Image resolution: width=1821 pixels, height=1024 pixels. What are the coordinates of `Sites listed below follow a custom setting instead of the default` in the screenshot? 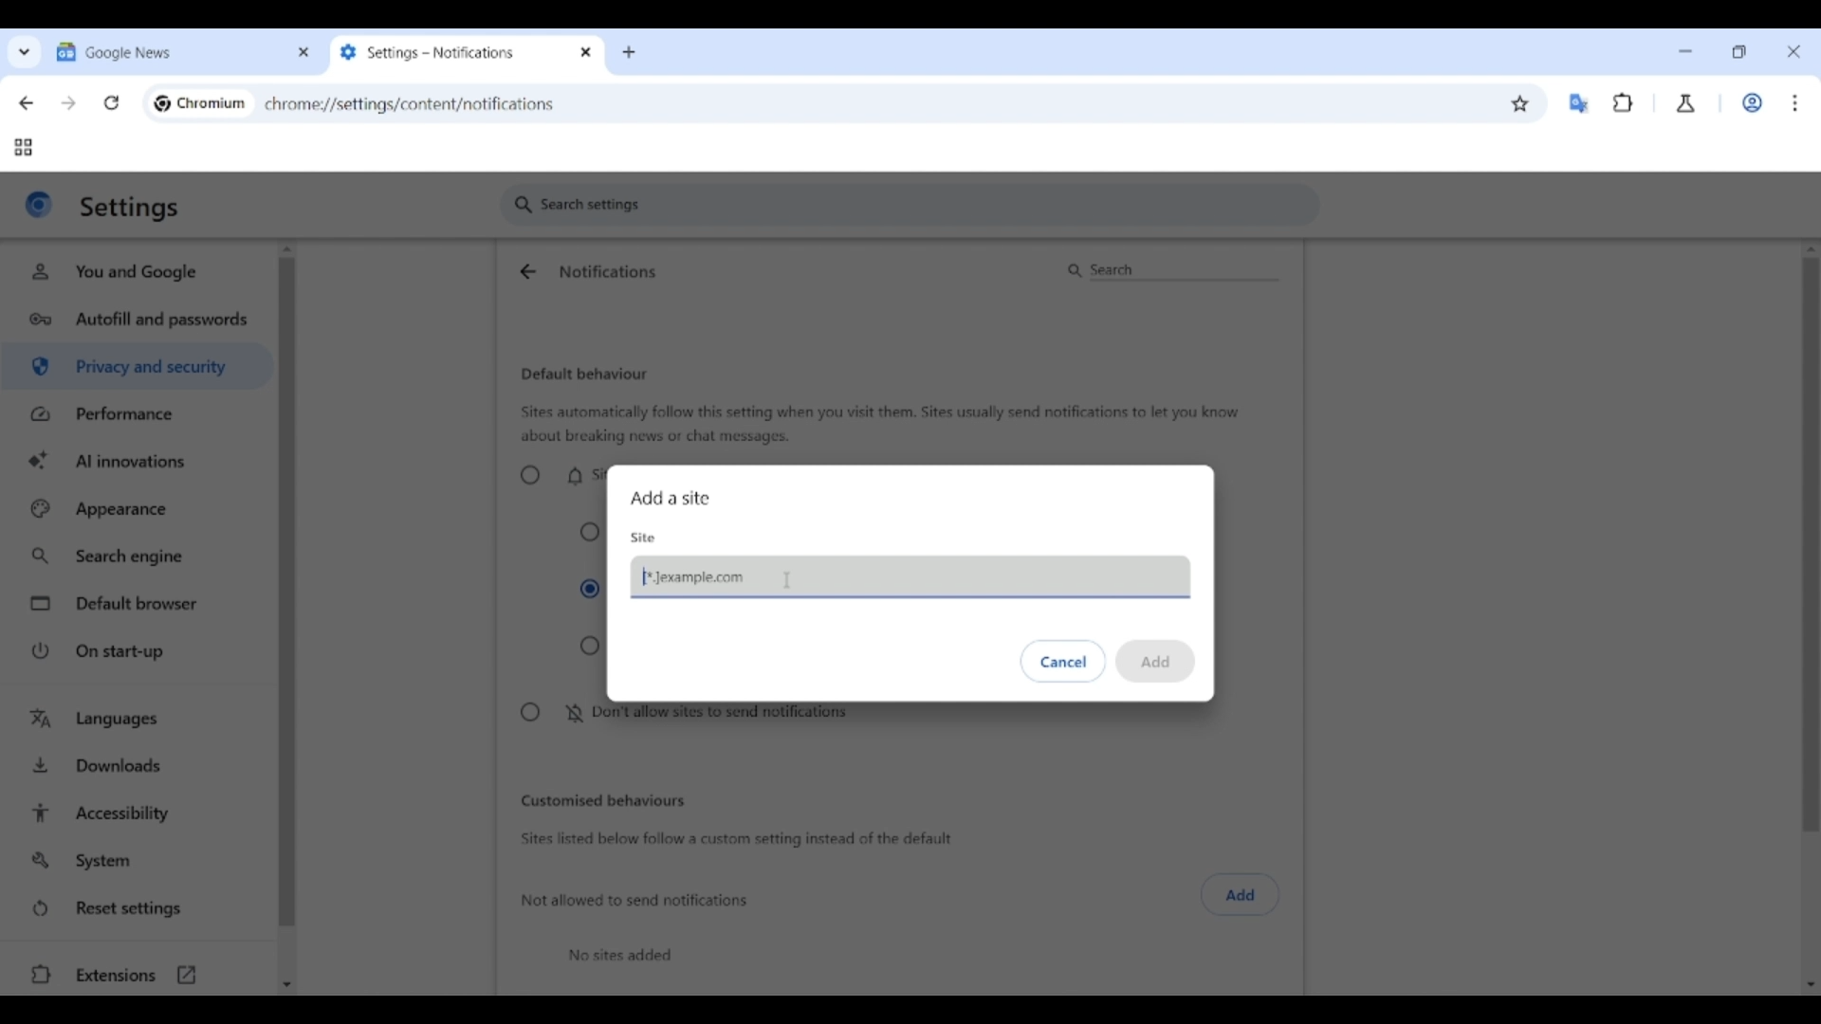 It's located at (734, 840).